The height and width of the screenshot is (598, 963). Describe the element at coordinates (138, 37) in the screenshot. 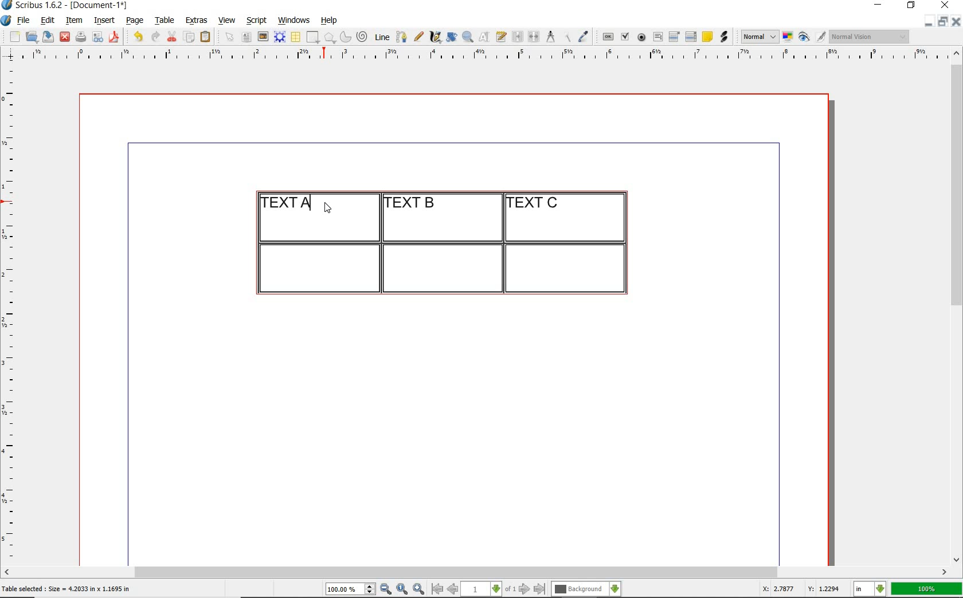

I see `undo` at that location.